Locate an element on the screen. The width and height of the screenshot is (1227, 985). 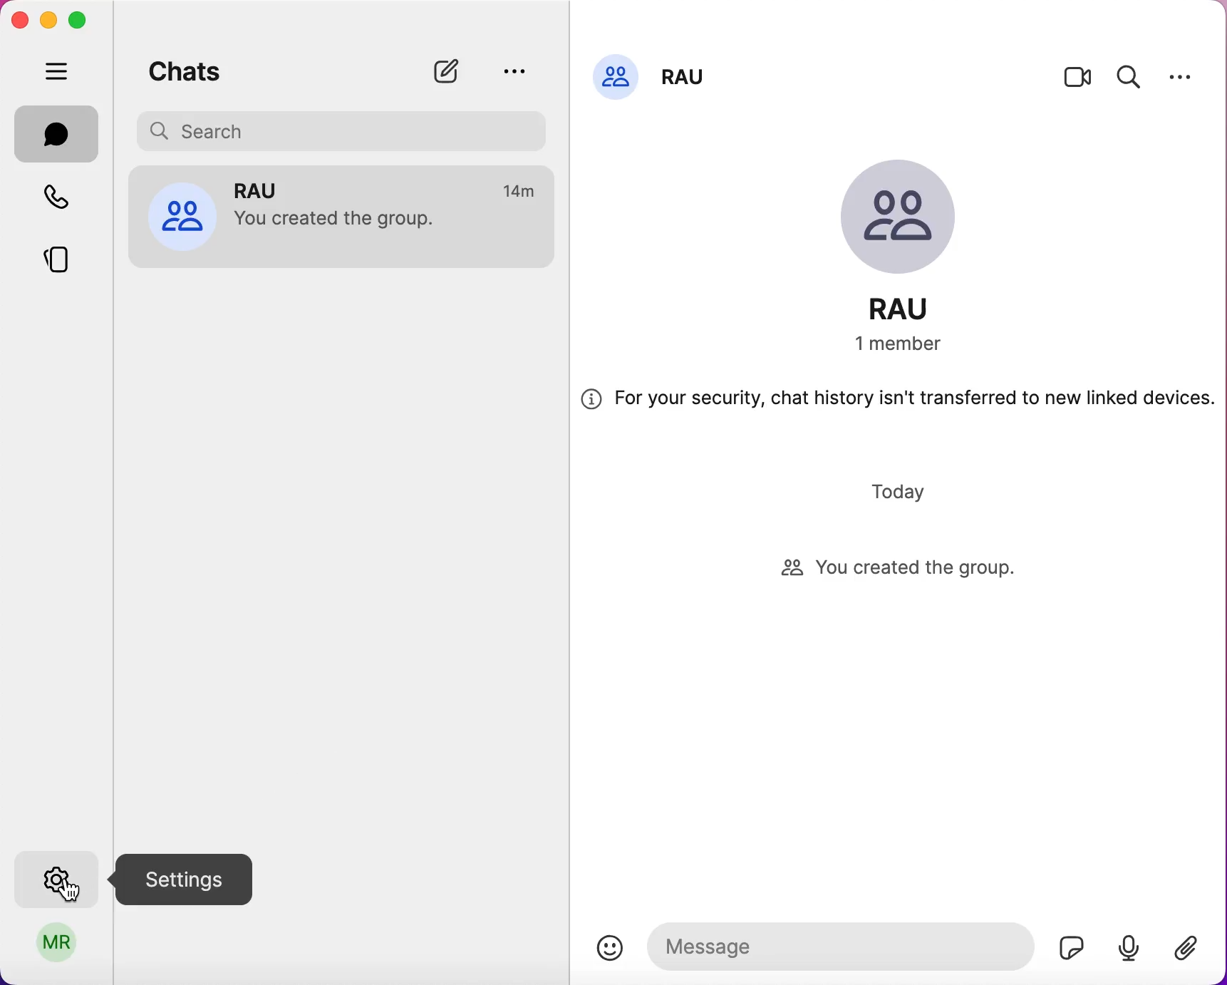
today is located at coordinates (891, 495).